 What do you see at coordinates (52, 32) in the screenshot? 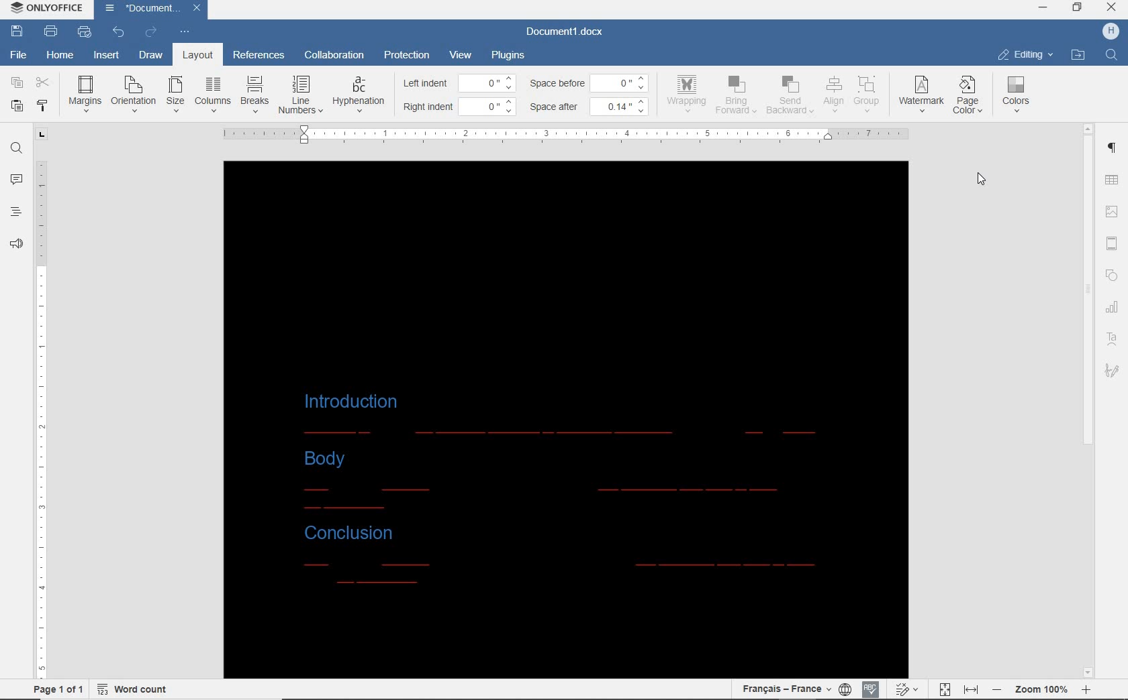
I see `print` at bounding box center [52, 32].